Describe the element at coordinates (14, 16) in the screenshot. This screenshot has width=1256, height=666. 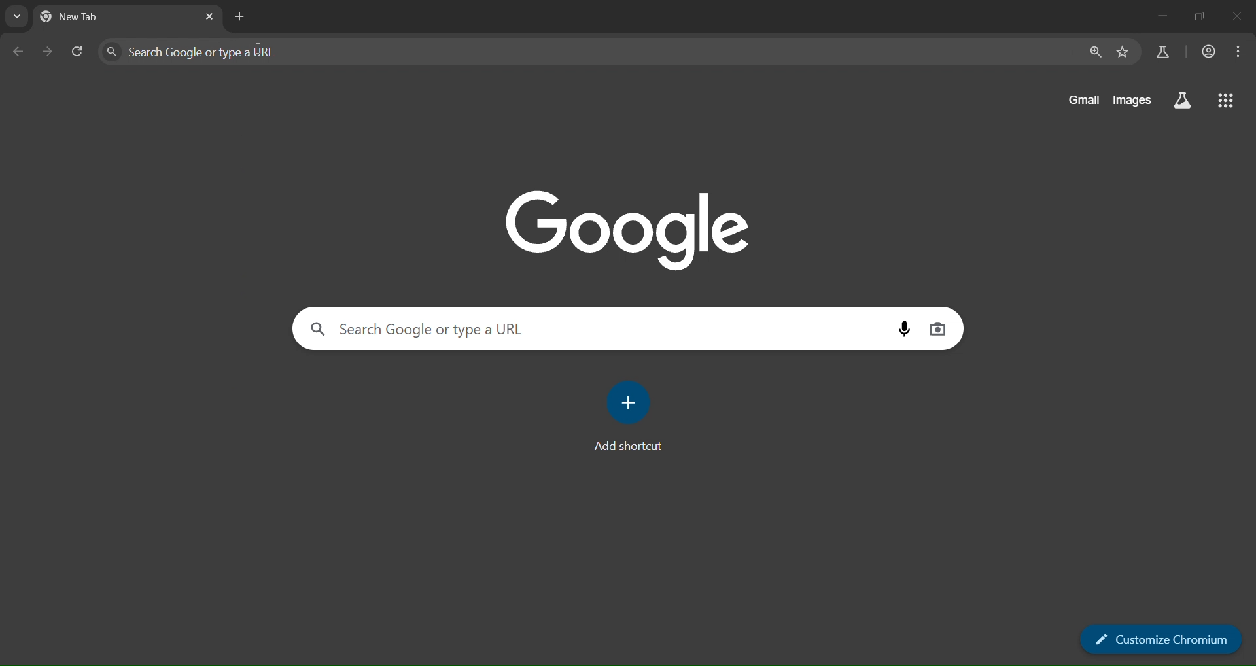
I see `search tabs` at that location.